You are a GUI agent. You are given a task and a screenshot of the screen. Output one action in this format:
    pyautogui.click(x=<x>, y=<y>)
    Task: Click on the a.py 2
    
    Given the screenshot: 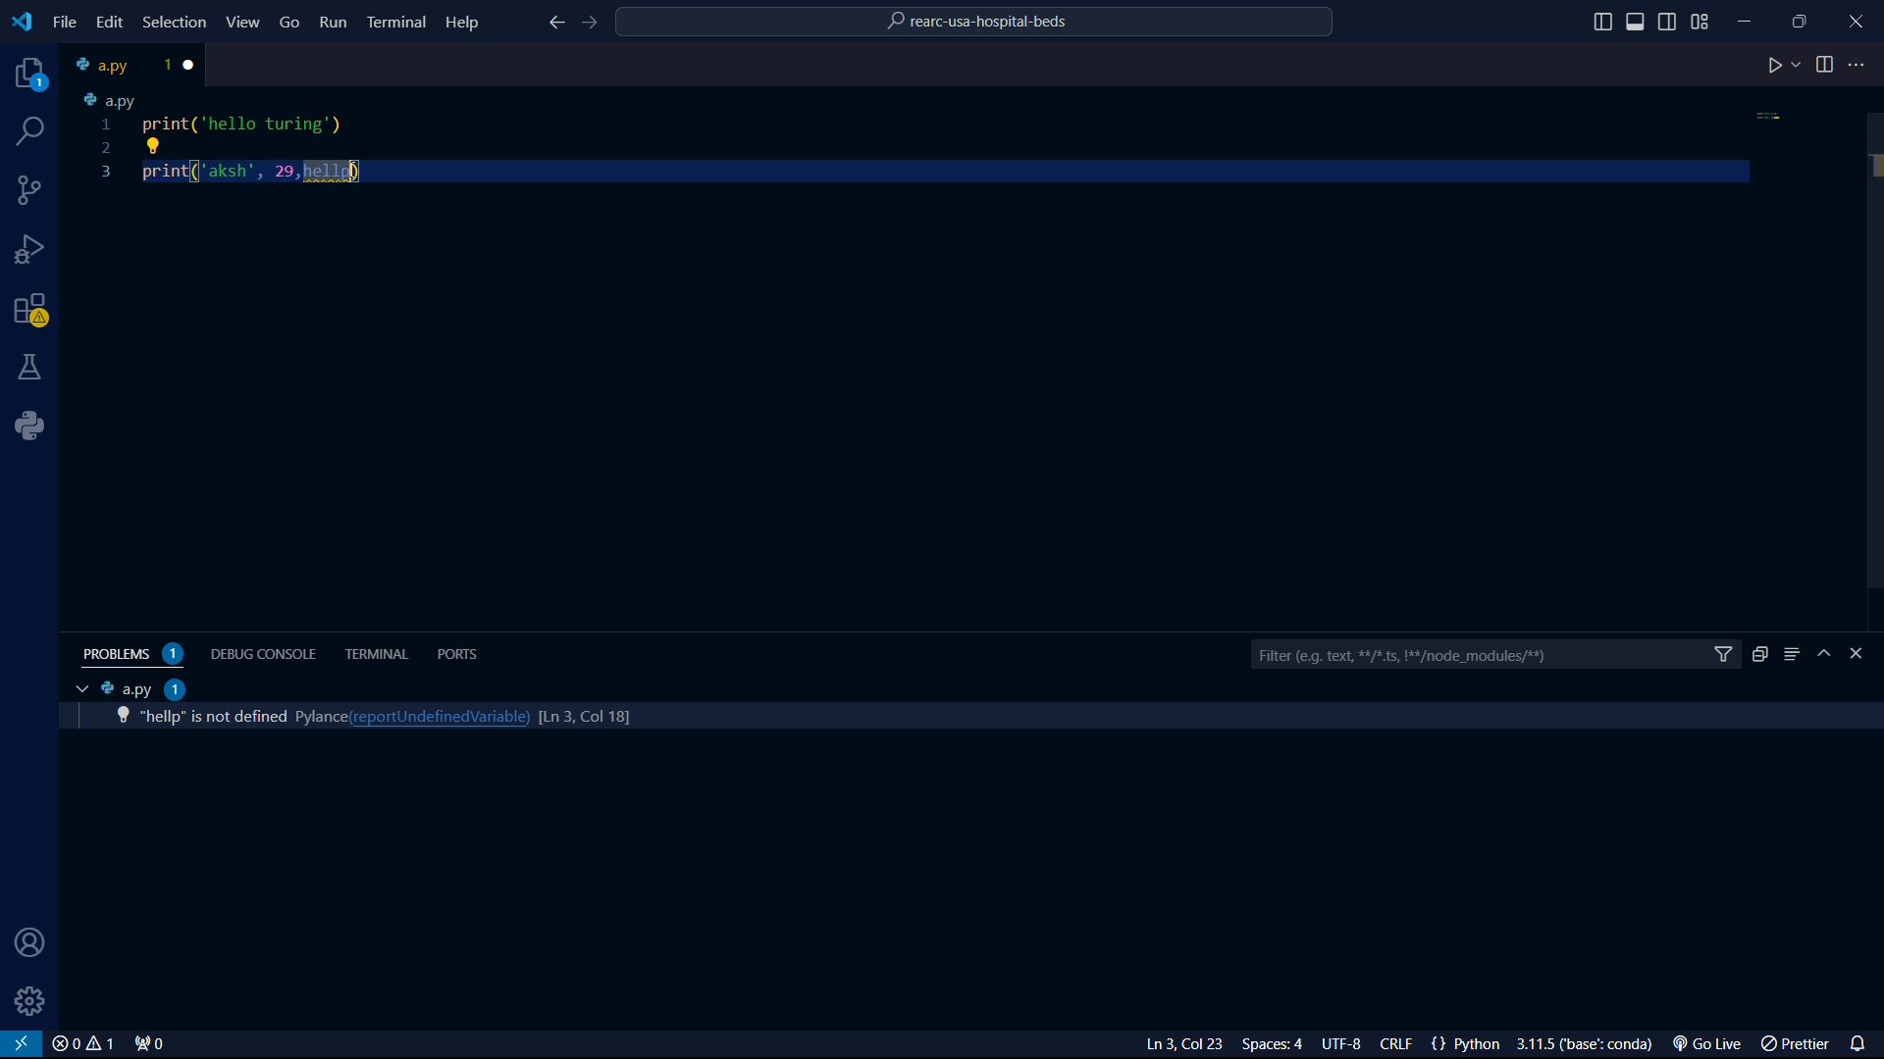 What is the action you would take?
    pyautogui.click(x=143, y=688)
    